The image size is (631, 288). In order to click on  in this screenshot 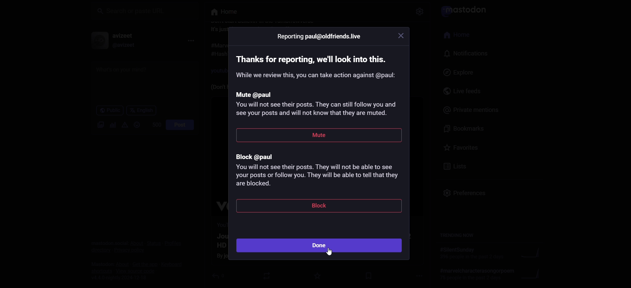, I will do `click(320, 206)`.